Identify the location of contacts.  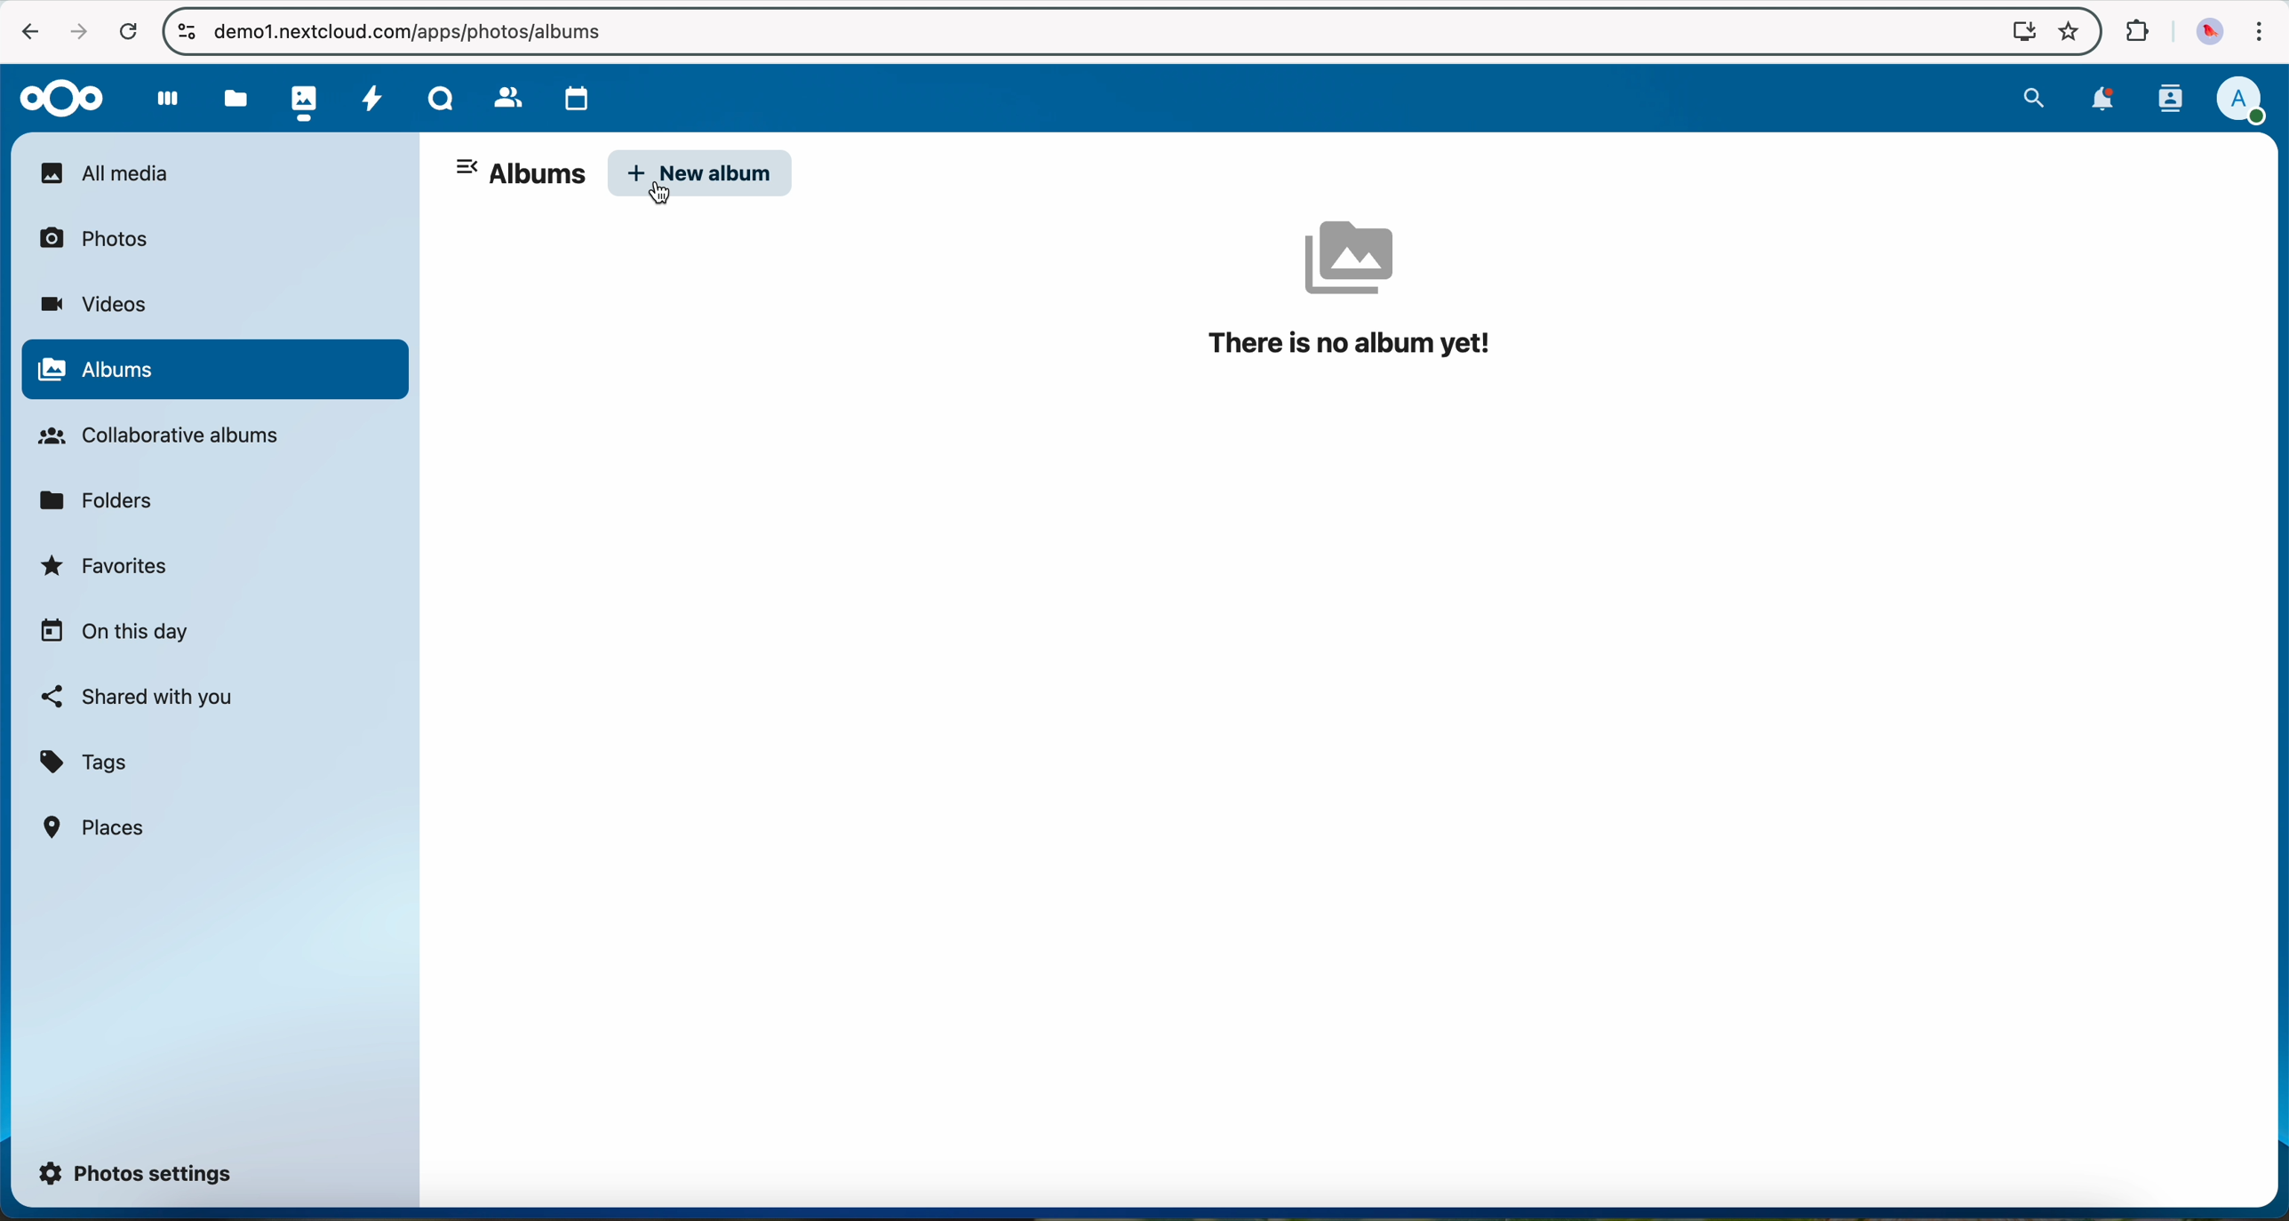
(2165, 99).